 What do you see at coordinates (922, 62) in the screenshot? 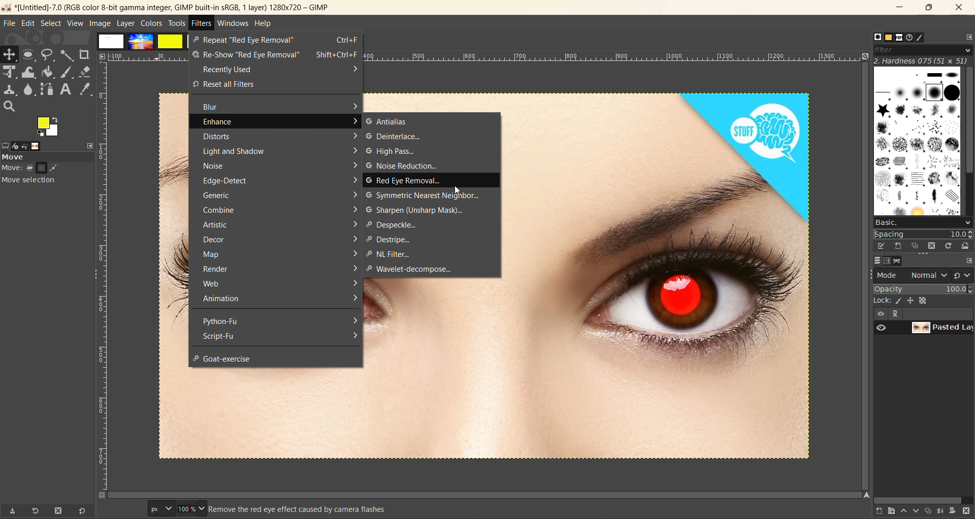
I see `hardness` at bounding box center [922, 62].